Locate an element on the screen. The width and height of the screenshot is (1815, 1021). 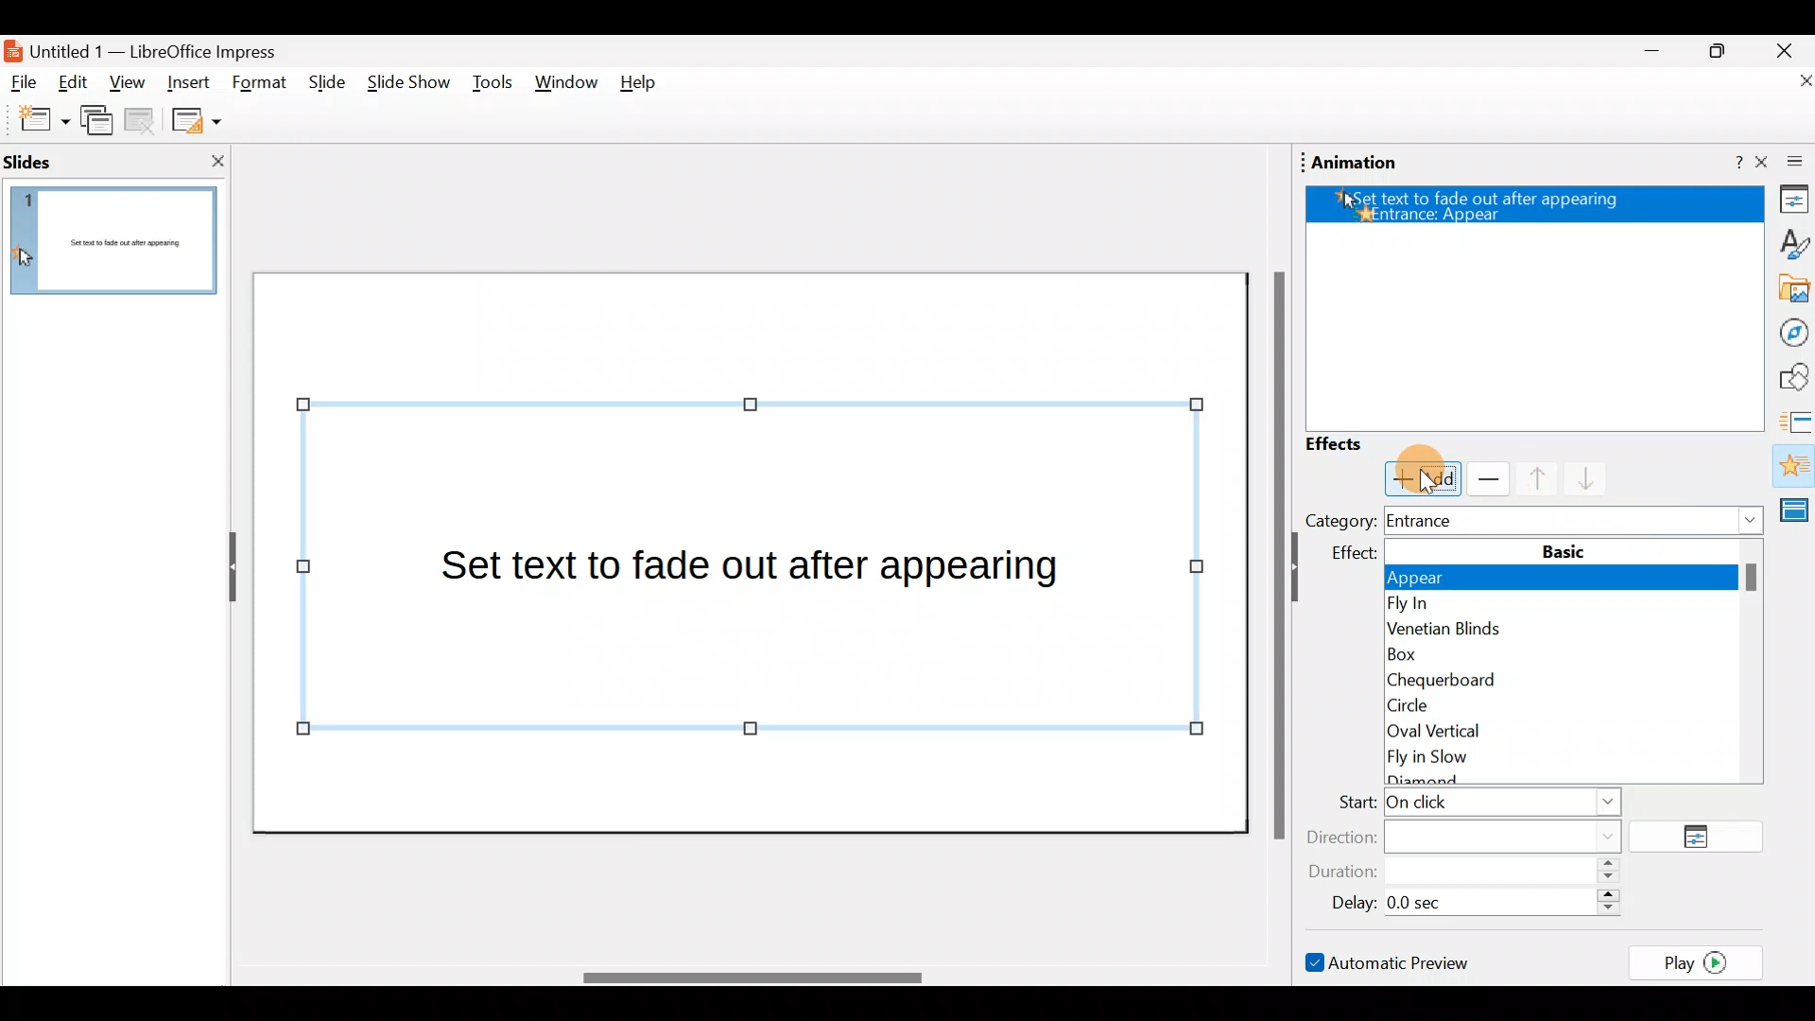
Hide is located at coordinates (225, 568).